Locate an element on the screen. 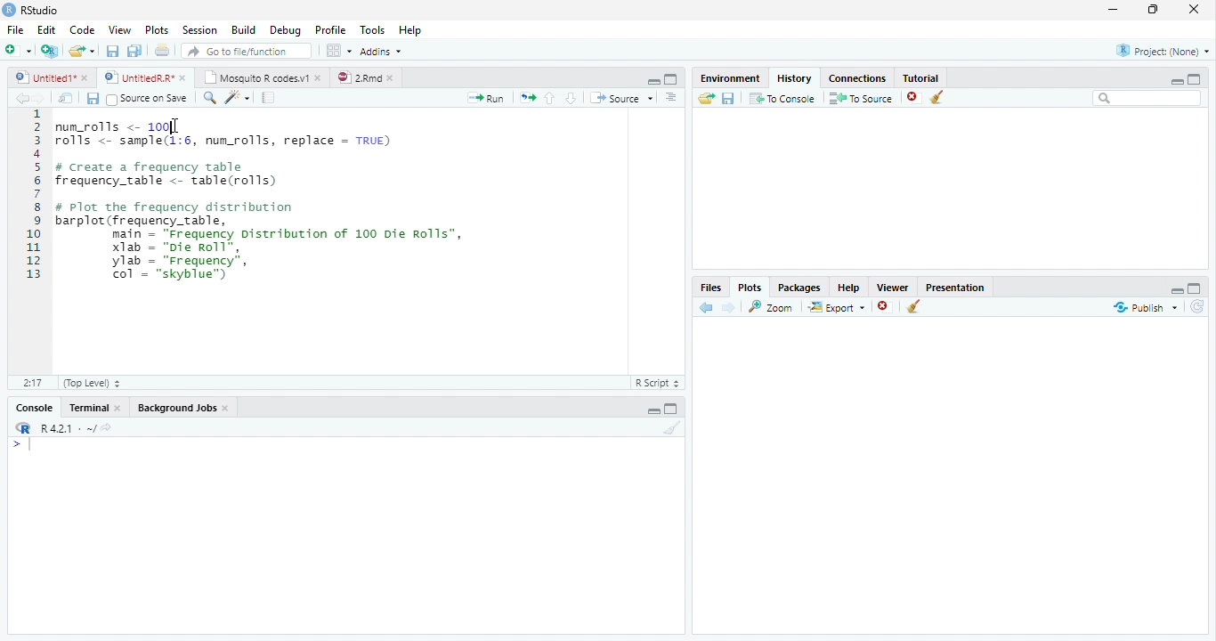 The width and height of the screenshot is (1216, 641). Viewer is located at coordinates (892, 286).